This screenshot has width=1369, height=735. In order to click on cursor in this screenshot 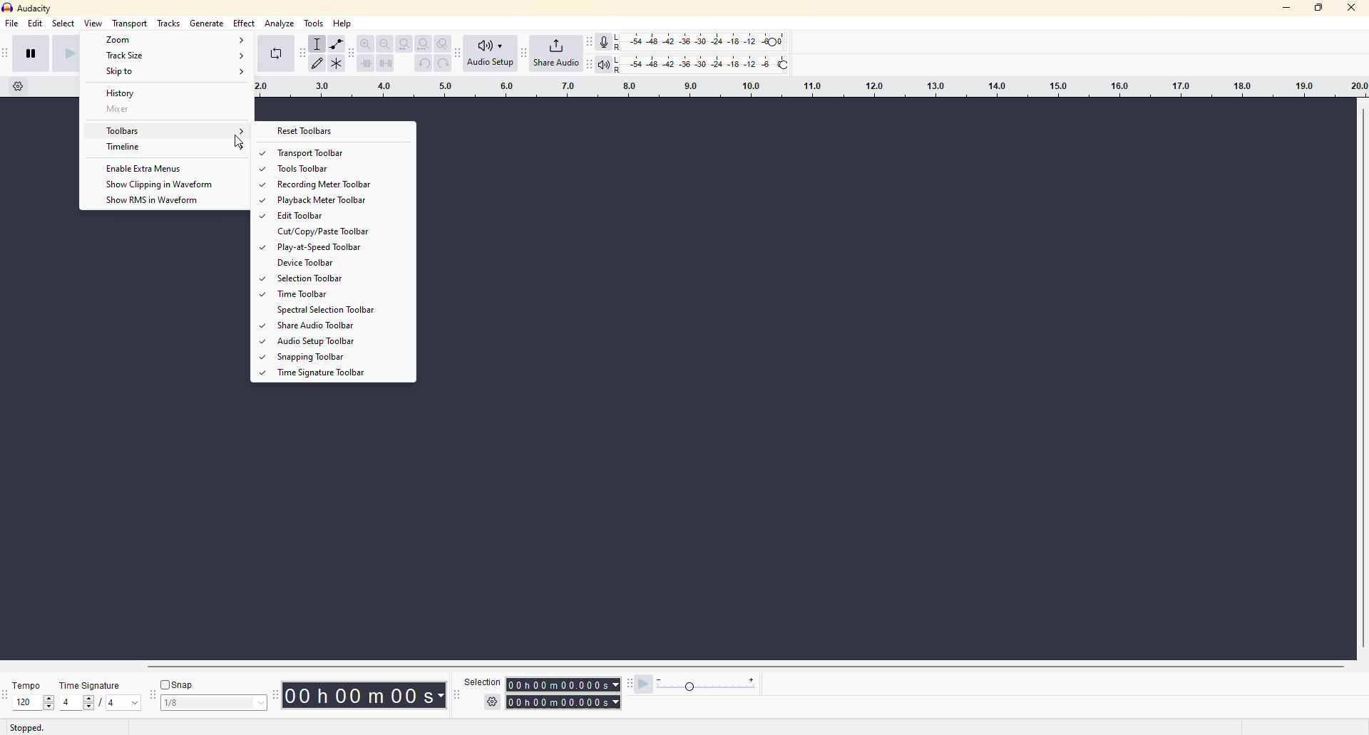, I will do `click(241, 144)`.